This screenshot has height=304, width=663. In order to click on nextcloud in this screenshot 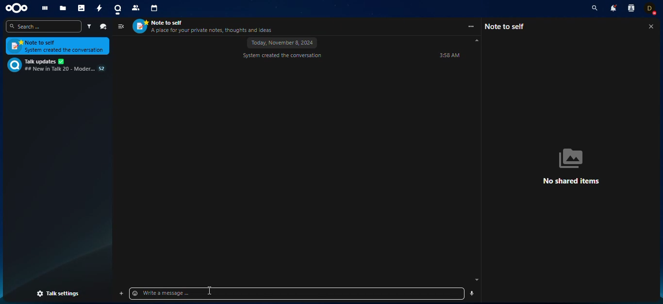, I will do `click(19, 8)`.